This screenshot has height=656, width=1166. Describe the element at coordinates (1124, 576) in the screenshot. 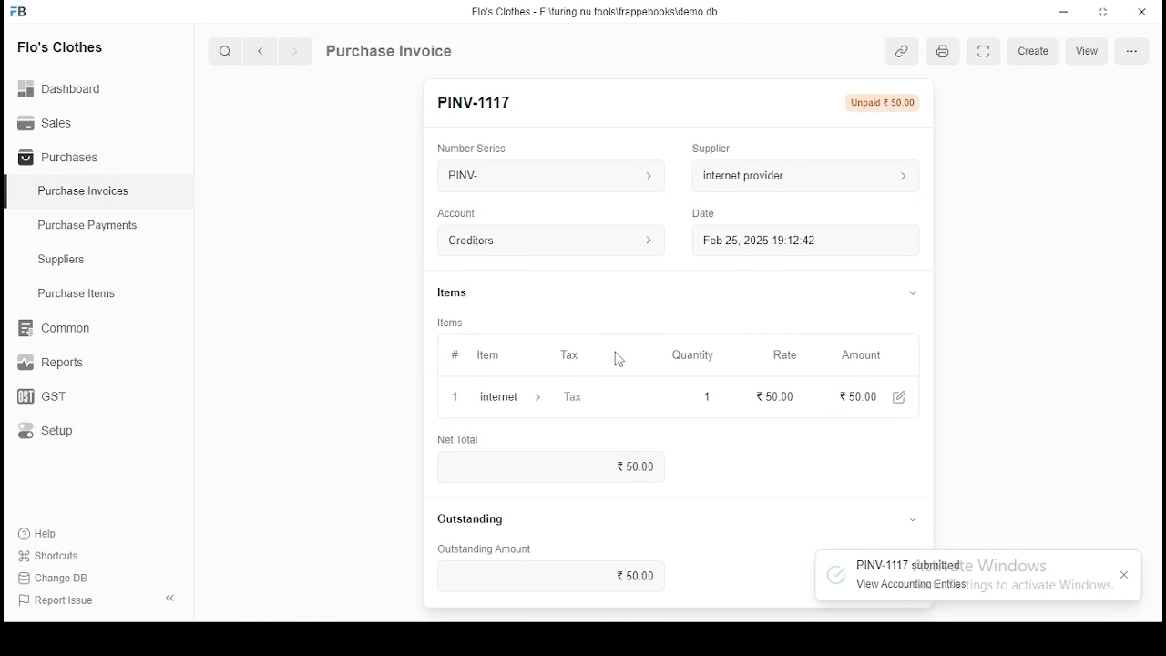

I see `close` at that location.